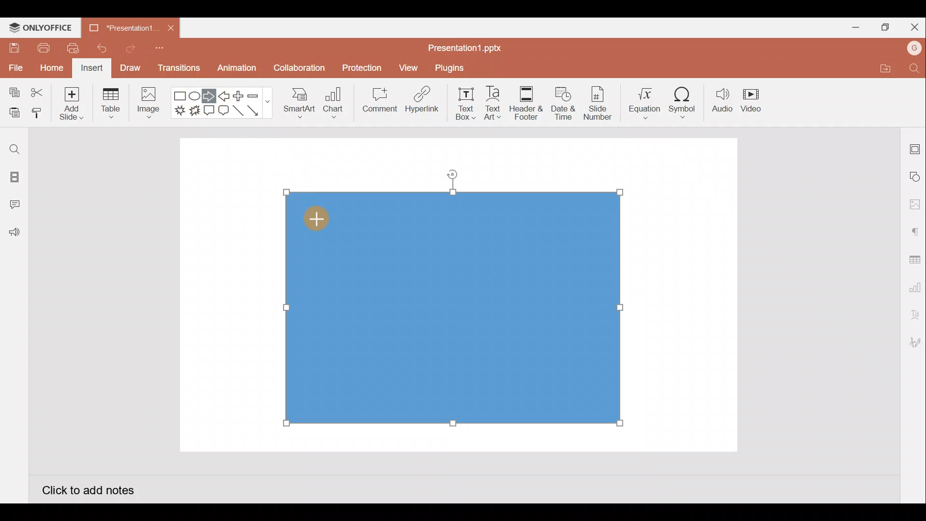 This screenshot has height=521, width=926. Describe the element at coordinates (171, 26) in the screenshot. I see `Close document` at that location.